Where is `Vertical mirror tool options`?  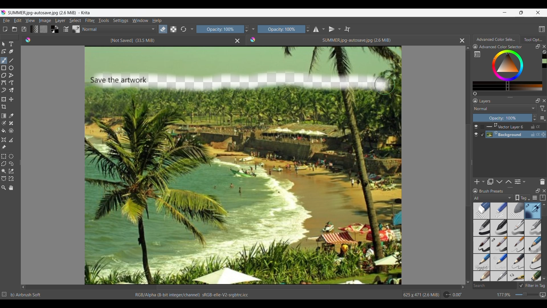
Vertical mirror tool options is located at coordinates (335, 29).